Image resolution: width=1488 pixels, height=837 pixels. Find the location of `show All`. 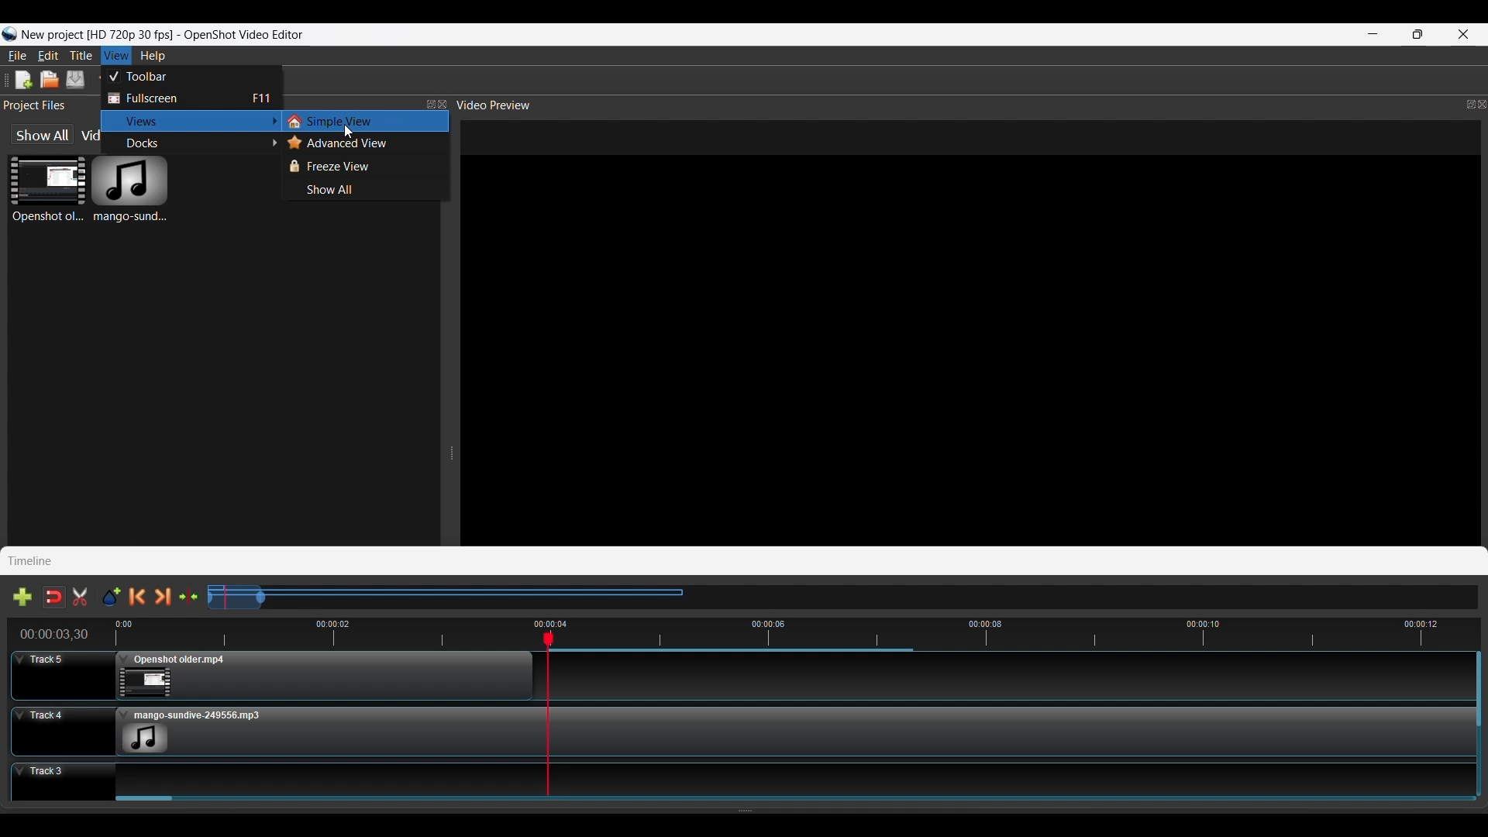

show All is located at coordinates (41, 134).